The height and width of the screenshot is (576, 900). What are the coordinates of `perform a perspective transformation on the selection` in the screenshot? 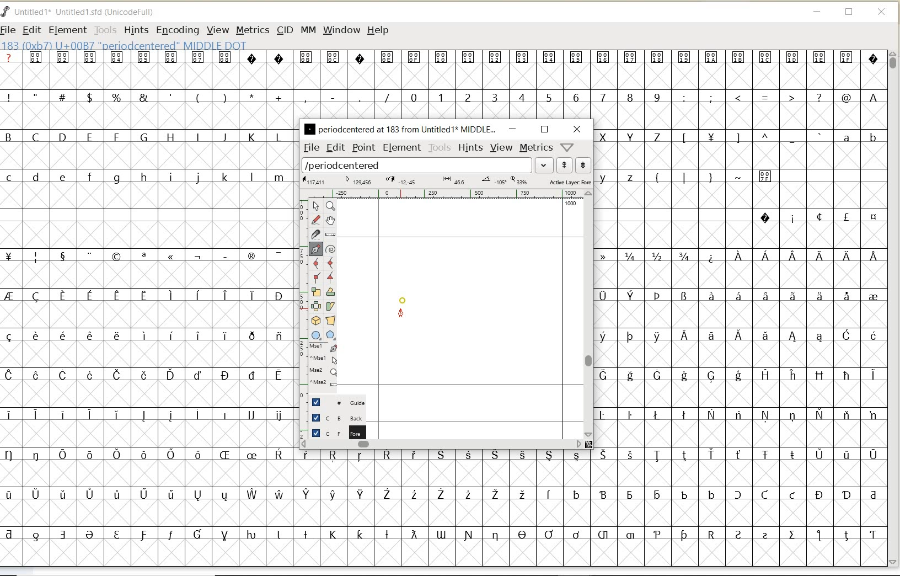 It's located at (331, 321).